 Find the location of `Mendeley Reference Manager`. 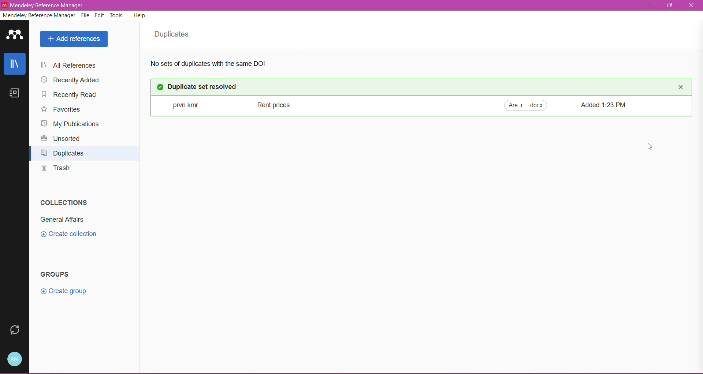

Mendeley Reference Manager is located at coordinates (39, 16).